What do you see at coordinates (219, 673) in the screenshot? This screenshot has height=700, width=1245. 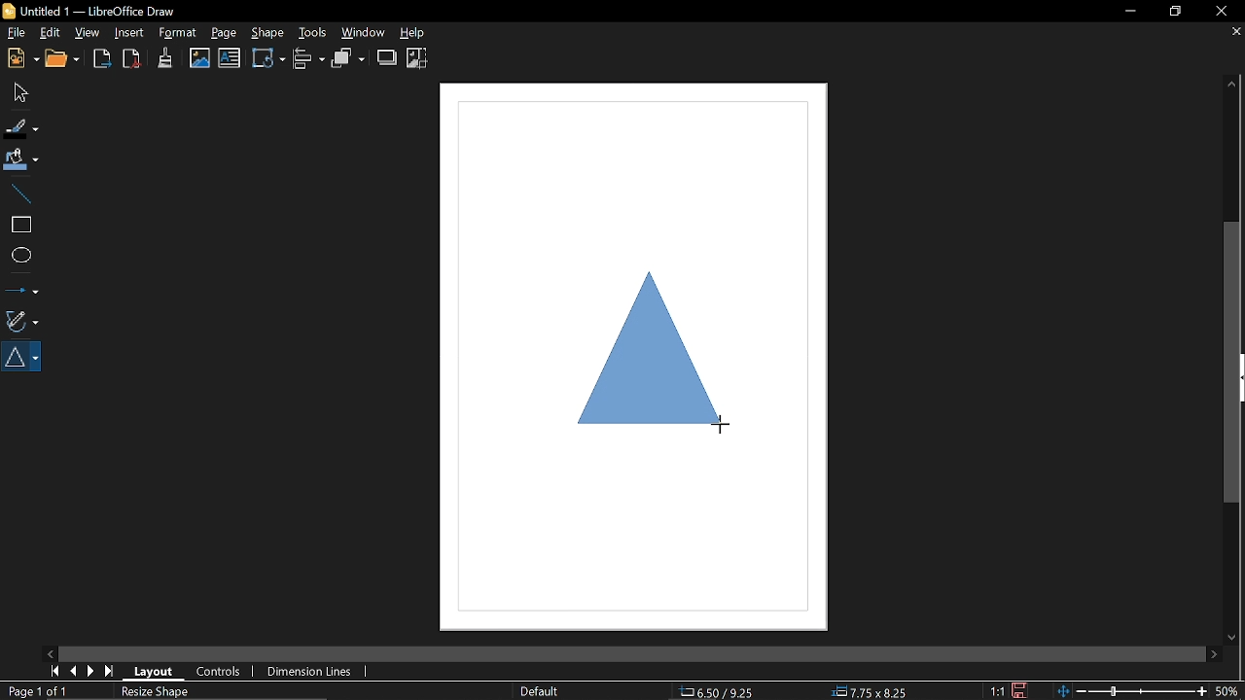 I see `Controls` at bounding box center [219, 673].